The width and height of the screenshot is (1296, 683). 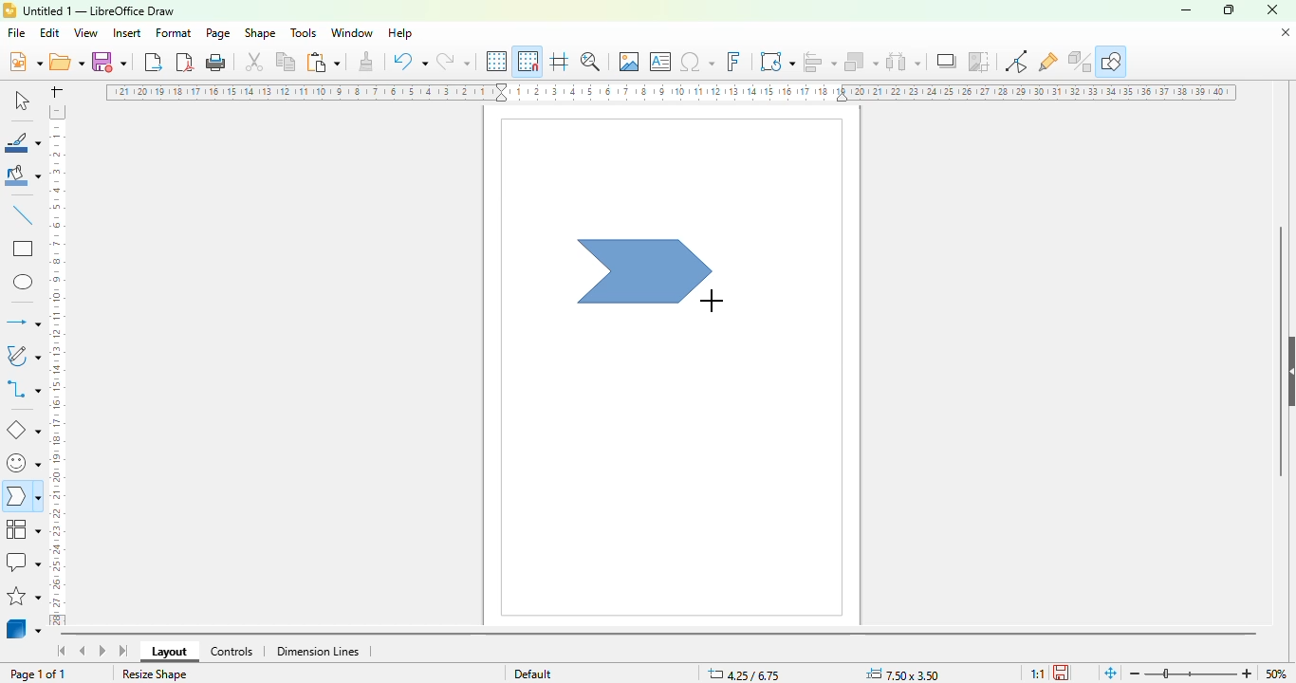 I want to click on block arrows, so click(x=22, y=498).